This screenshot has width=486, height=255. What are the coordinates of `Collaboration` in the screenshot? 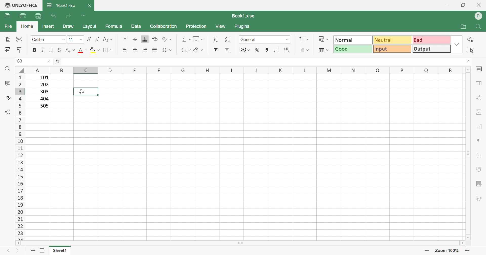 It's located at (163, 26).